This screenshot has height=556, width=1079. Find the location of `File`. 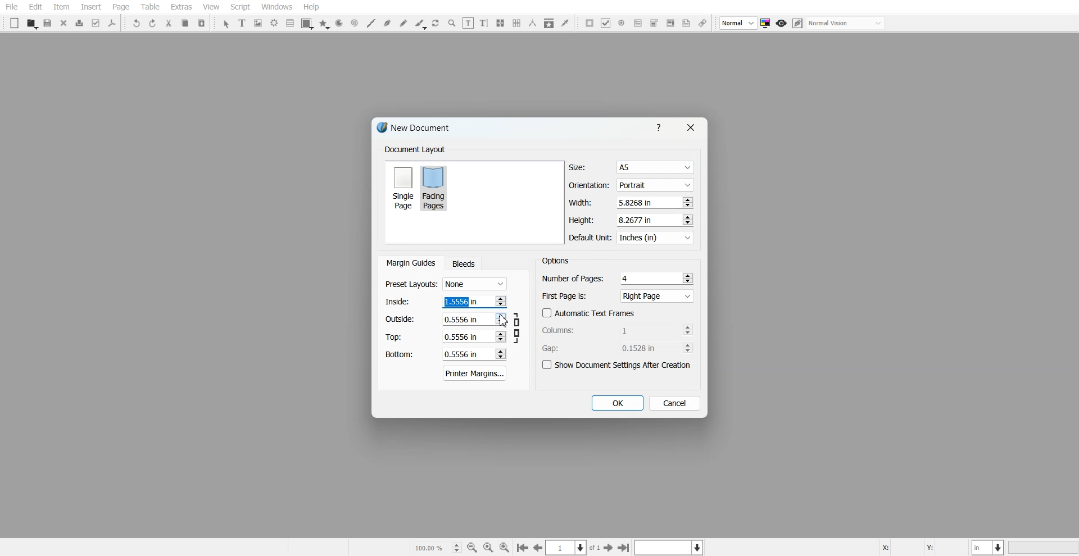

File is located at coordinates (12, 7).